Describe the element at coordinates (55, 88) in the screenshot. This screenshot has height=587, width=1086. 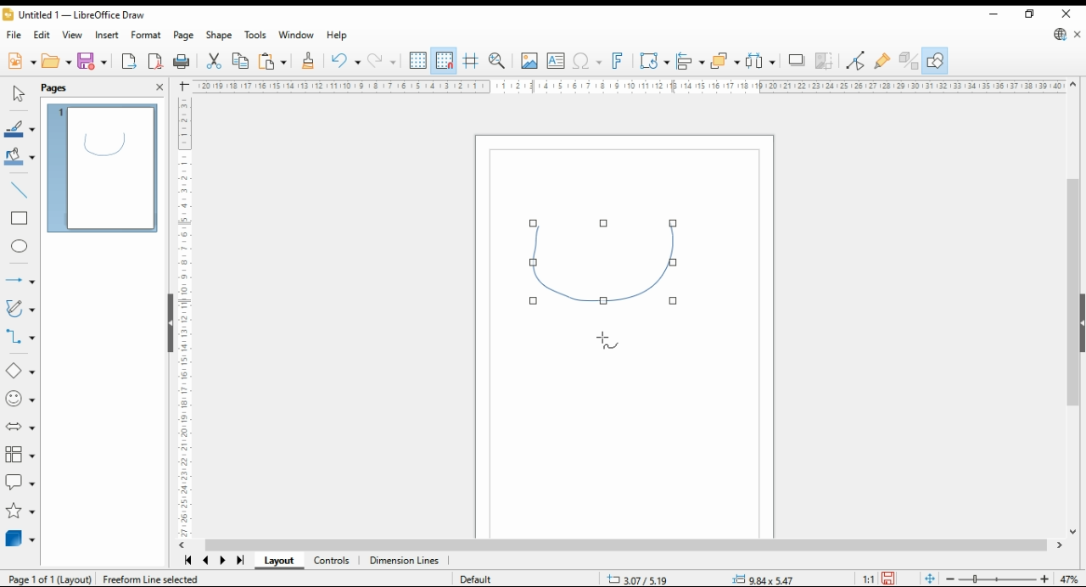
I see `pages` at that location.